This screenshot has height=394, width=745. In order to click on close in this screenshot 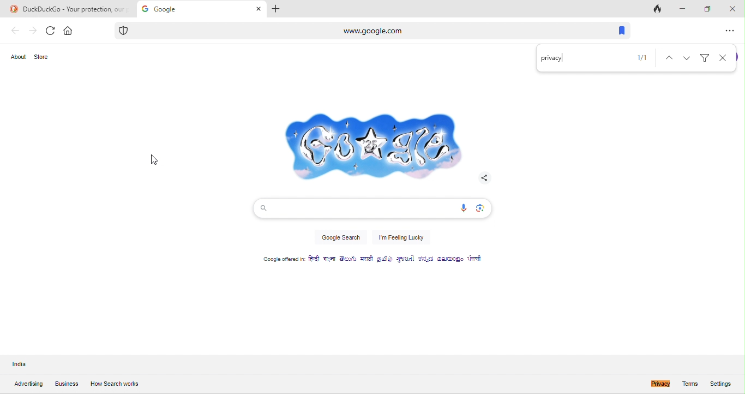, I will do `click(732, 8)`.